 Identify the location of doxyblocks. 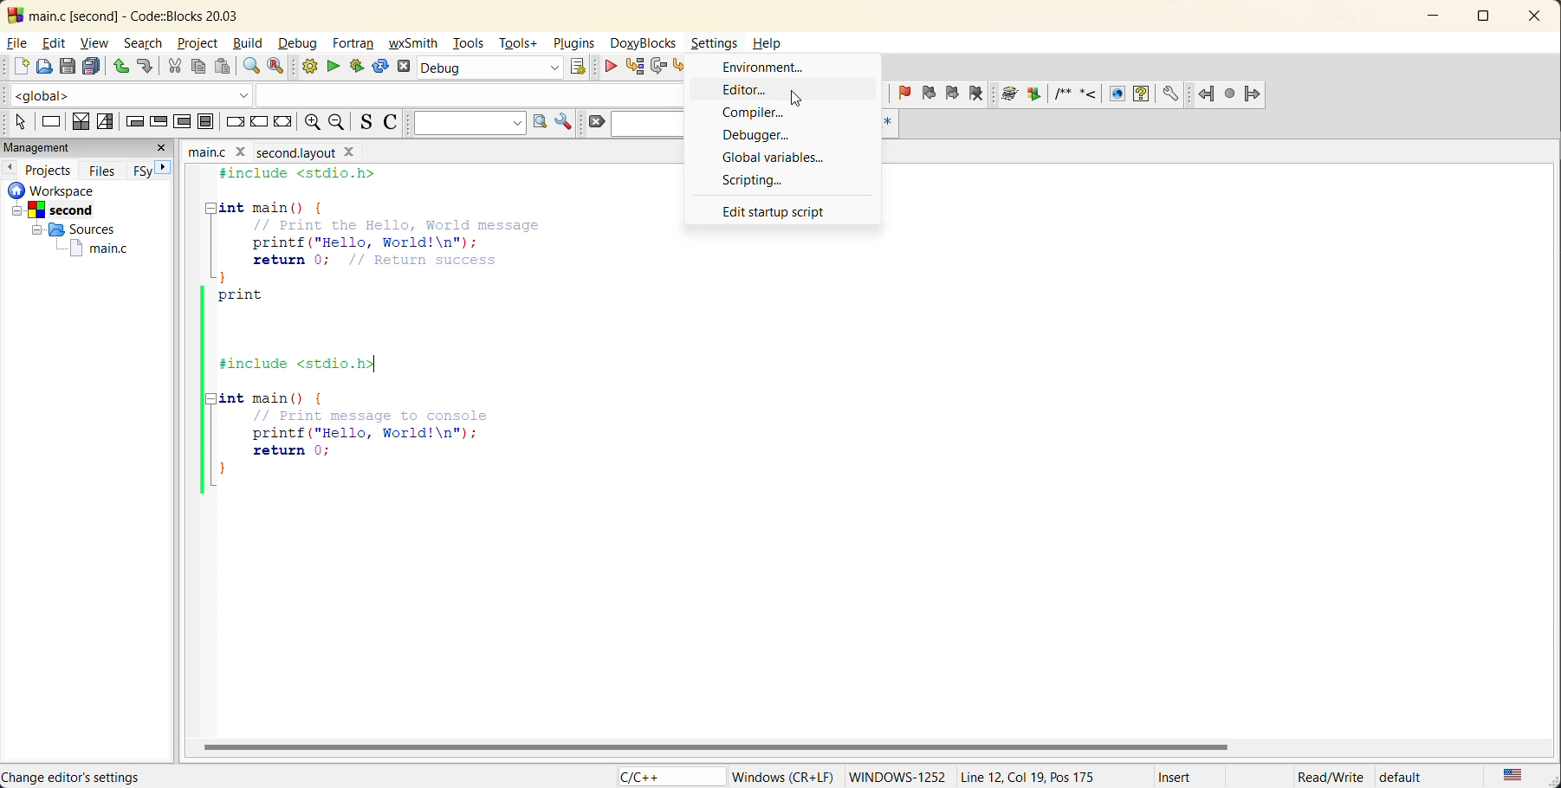
(640, 42).